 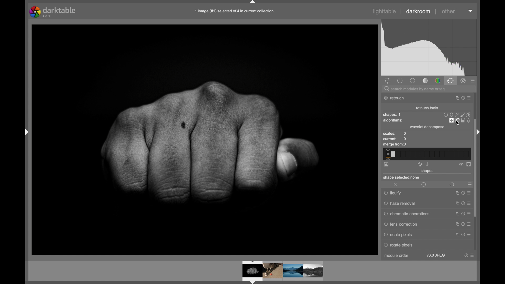 I want to click on color, so click(x=438, y=81).